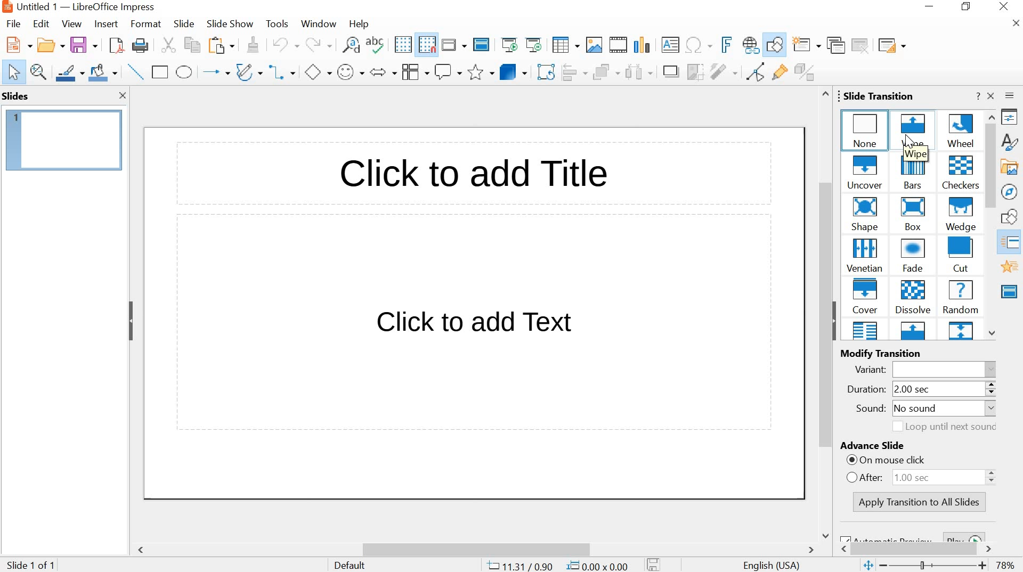 This screenshot has width=1023, height=572. What do you see at coordinates (222, 46) in the screenshot?
I see `Paste` at bounding box center [222, 46].